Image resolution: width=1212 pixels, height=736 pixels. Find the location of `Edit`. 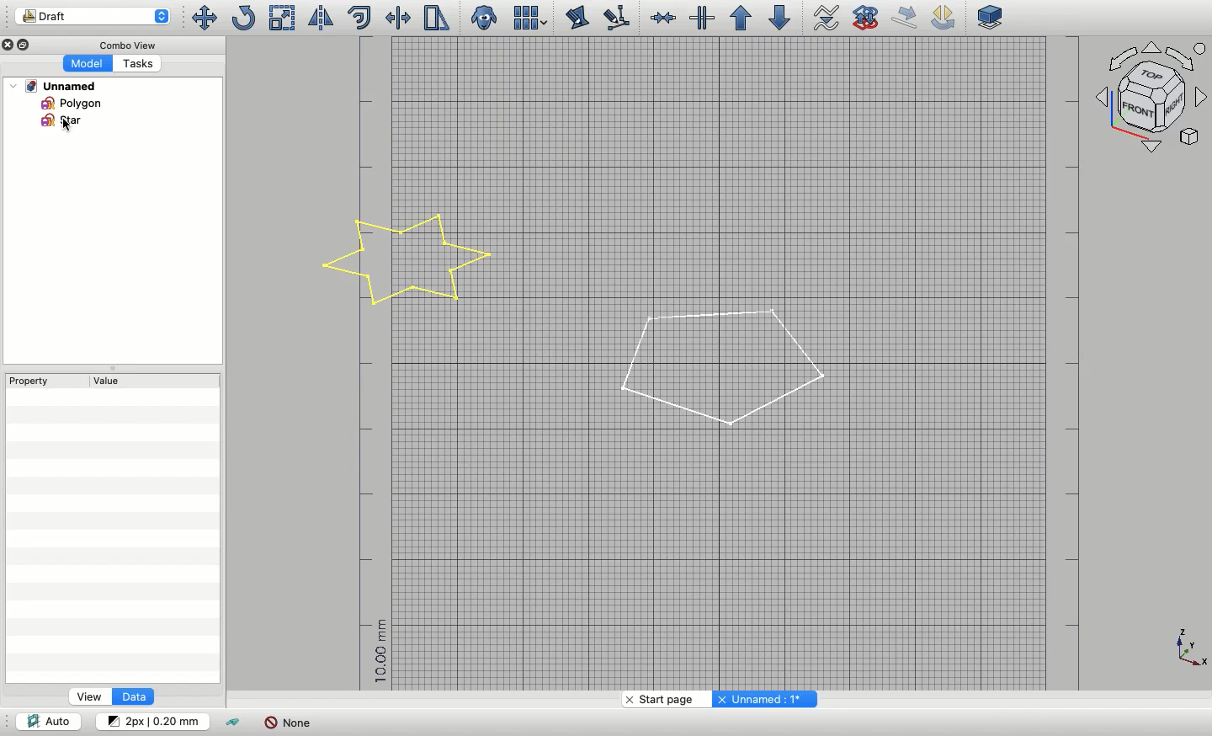

Edit is located at coordinates (577, 18).